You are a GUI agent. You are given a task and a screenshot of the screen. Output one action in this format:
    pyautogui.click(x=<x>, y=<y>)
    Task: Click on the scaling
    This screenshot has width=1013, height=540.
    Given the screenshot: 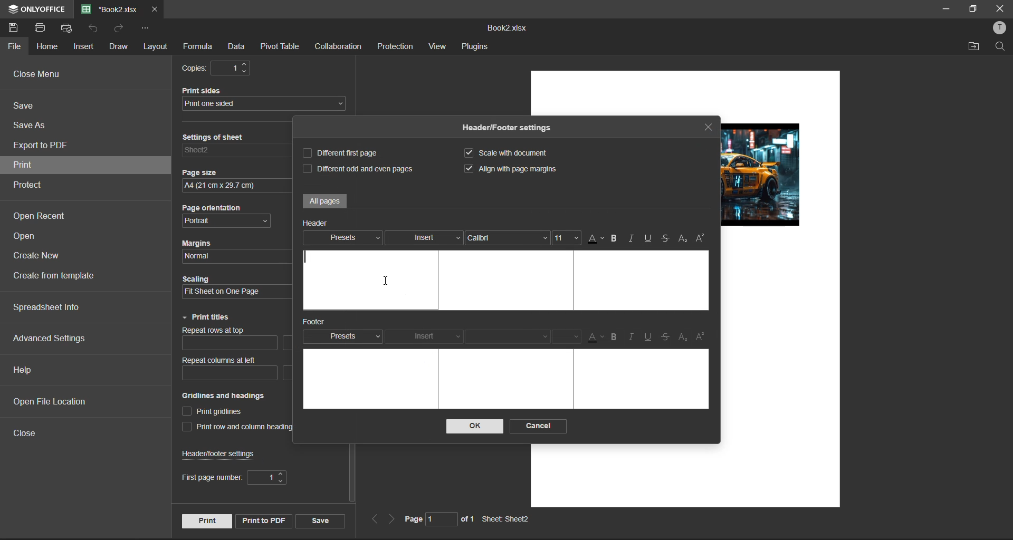 What is the action you would take?
    pyautogui.click(x=229, y=288)
    